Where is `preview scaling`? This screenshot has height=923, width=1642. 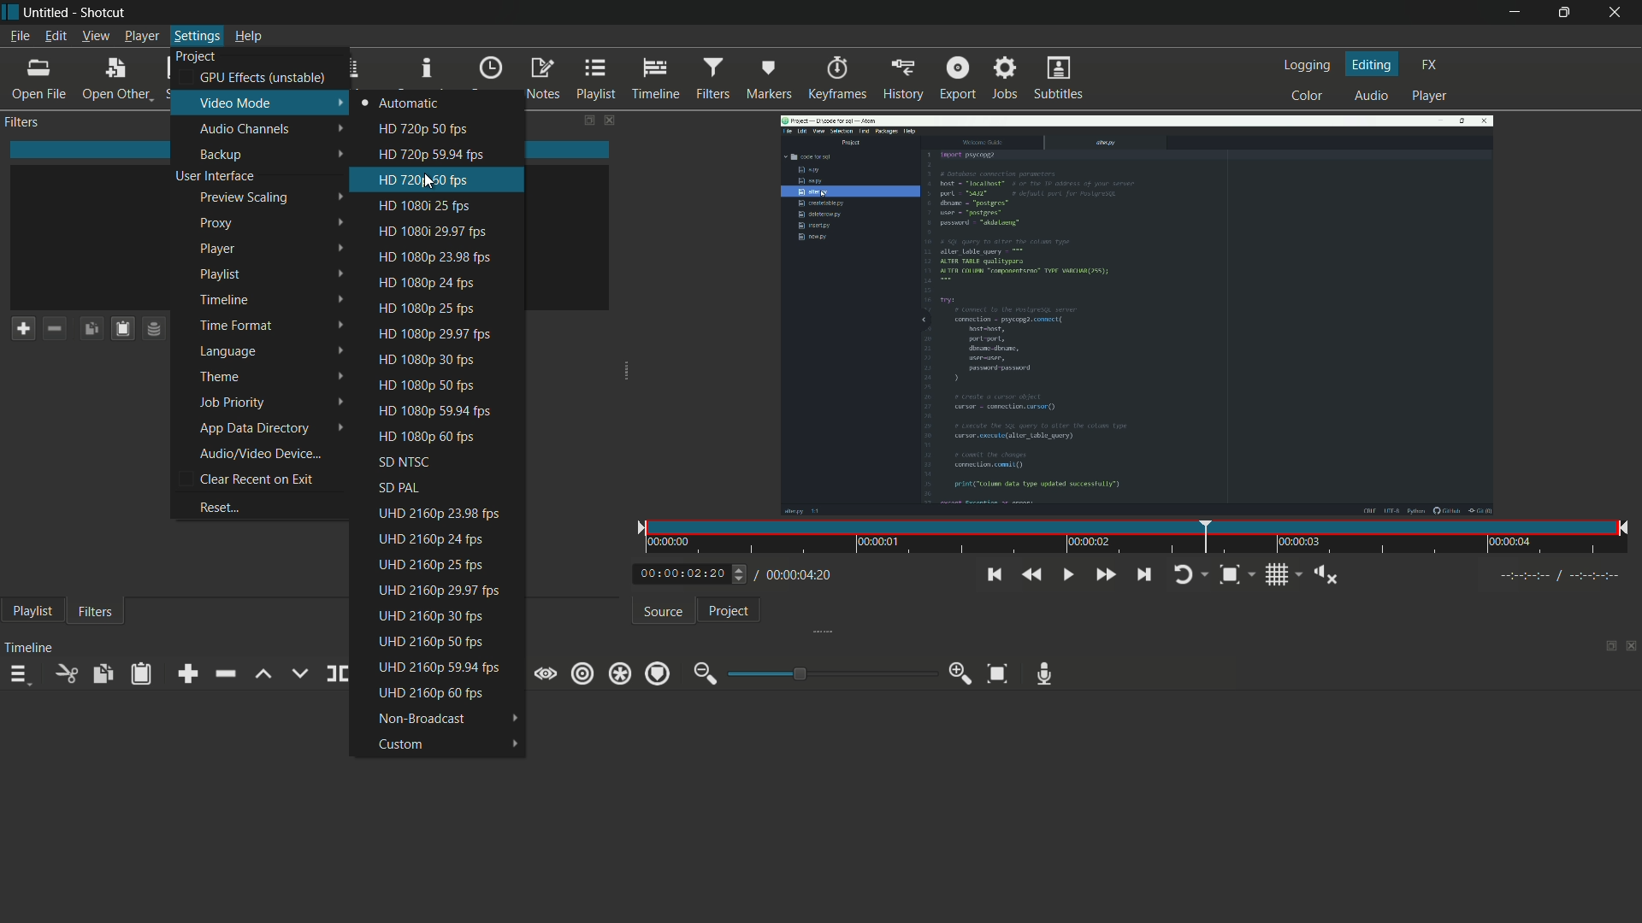
preview scaling is located at coordinates (269, 197).